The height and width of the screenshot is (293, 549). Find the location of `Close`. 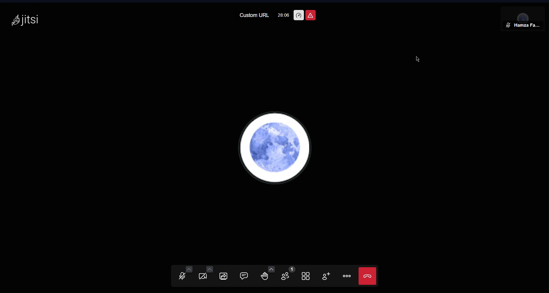

Close is located at coordinates (368, 276).